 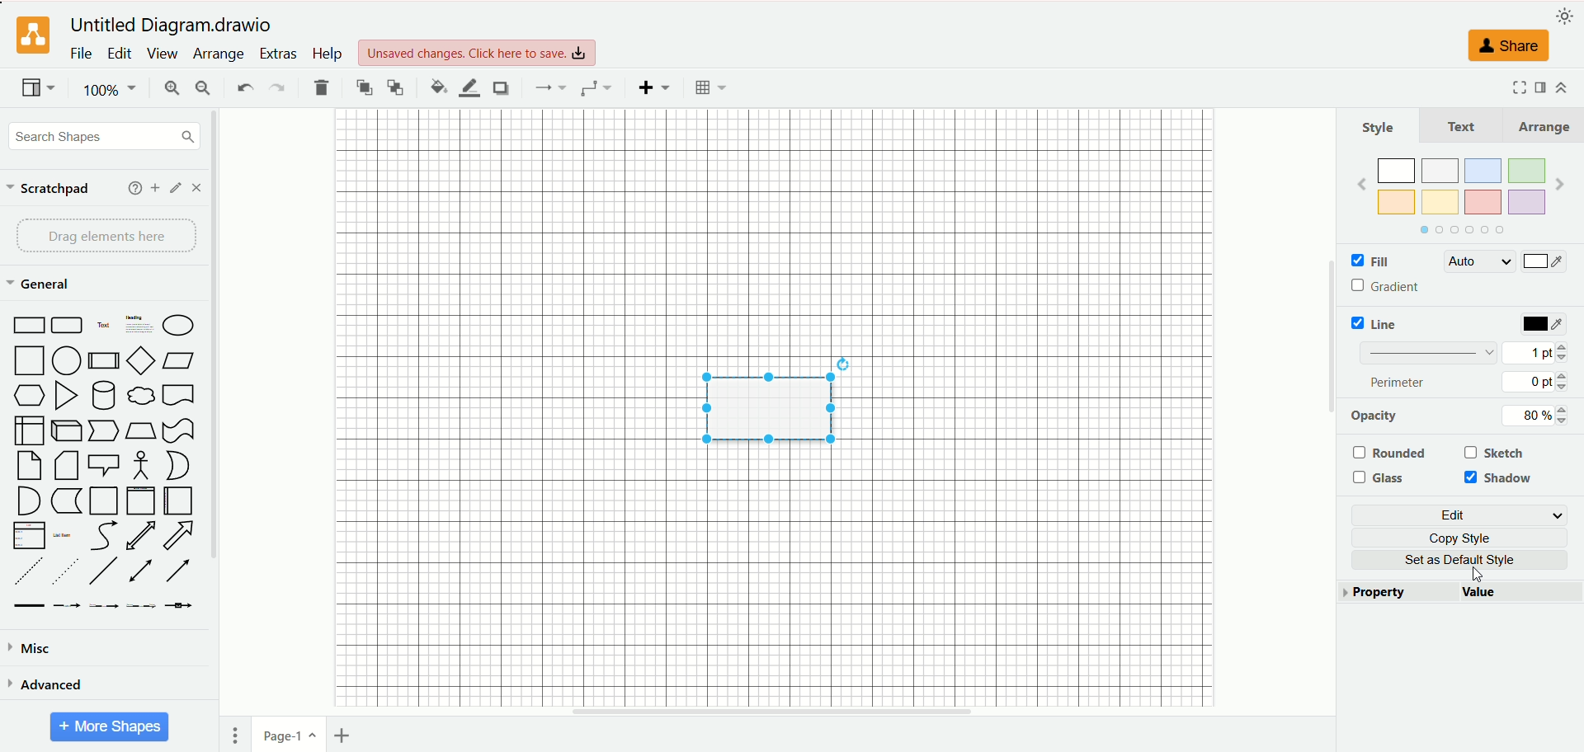 What do you see at coordinates (290, 733) in the screenshot?
I see `page-1` at bounding box center [290, 733].